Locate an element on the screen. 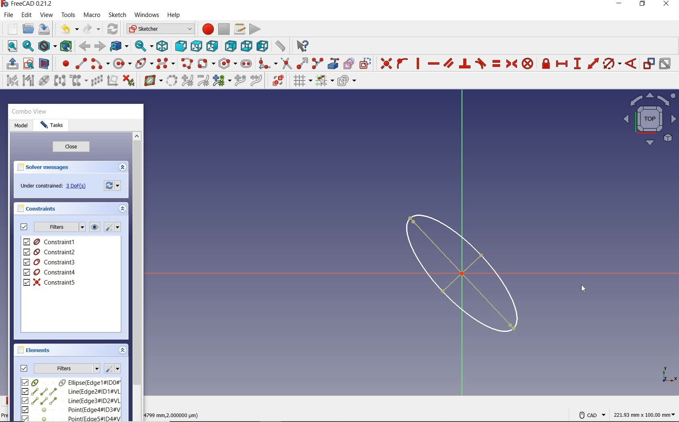 This screenshot has height=422, width=679. view sketch is located at coordinates (29, 63).